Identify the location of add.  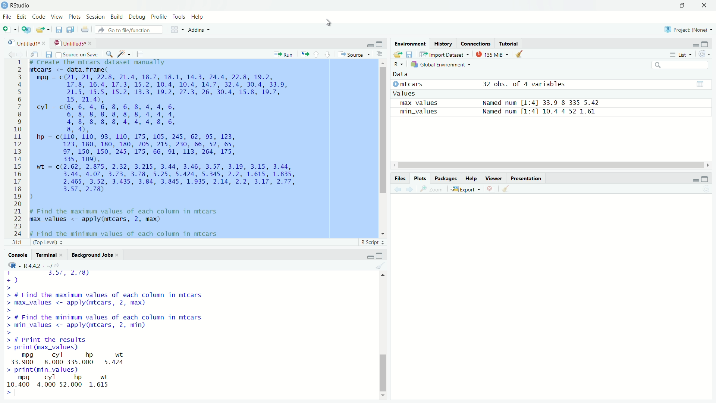
(9, 31).